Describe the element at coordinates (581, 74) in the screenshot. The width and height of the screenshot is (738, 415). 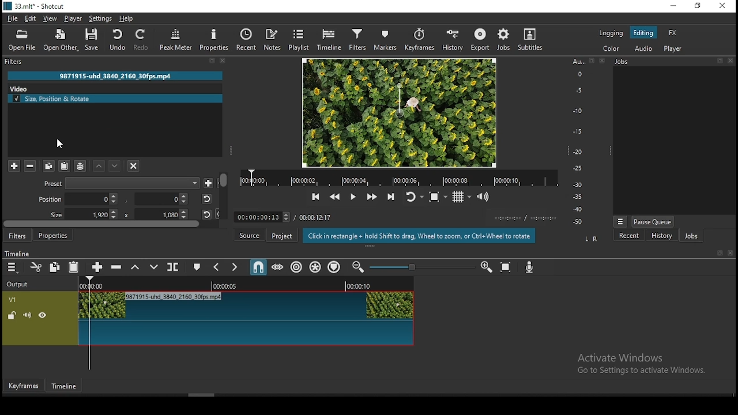
I see `0` at that location.